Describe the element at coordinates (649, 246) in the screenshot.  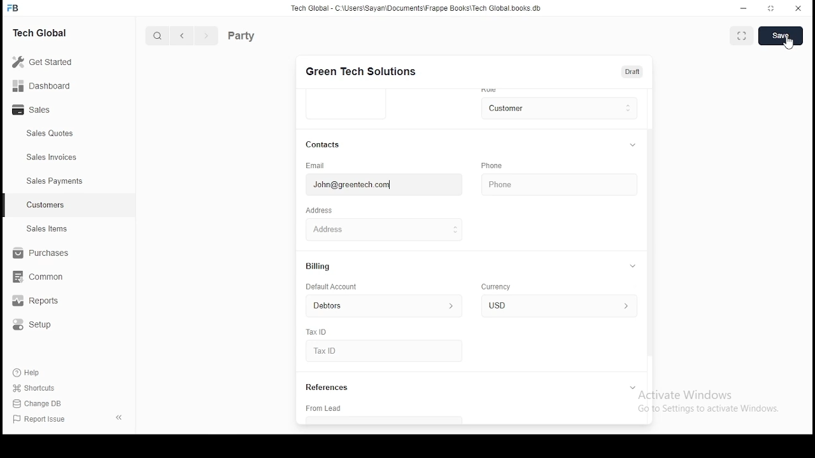
I see `vertical scroll bar` at that location.